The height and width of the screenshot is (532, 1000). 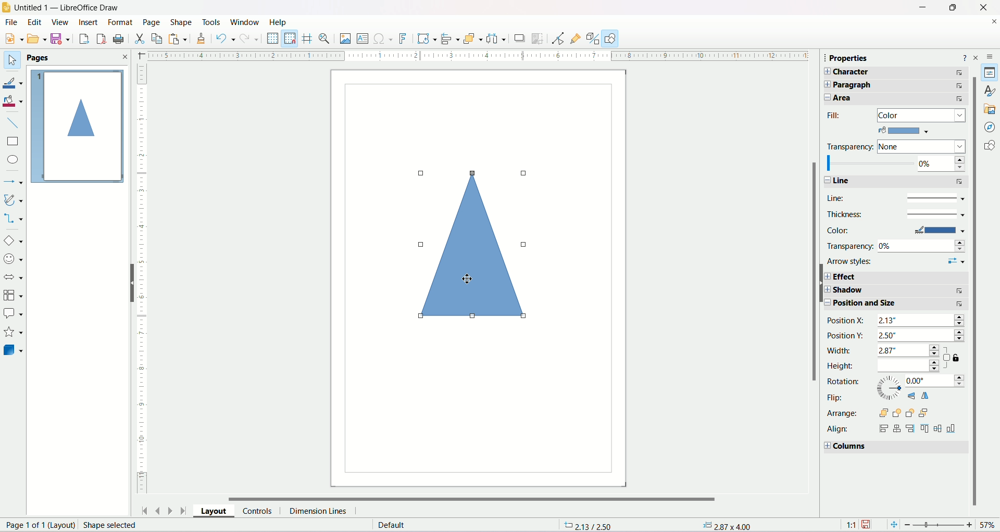 What do you see at coordinates (887, 351) in the screenshot?
I see `width` at bounding box center [887, 351].